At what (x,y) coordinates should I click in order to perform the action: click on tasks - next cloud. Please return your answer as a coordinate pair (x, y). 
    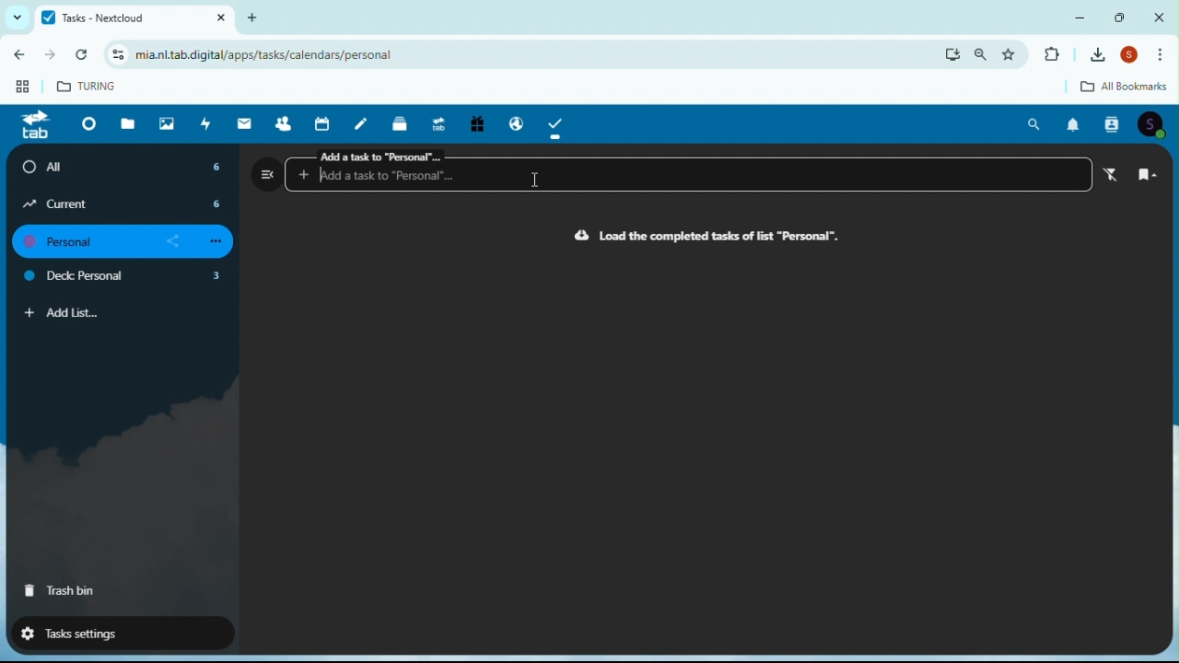
    Looking at the image, I should click on (132, 17).